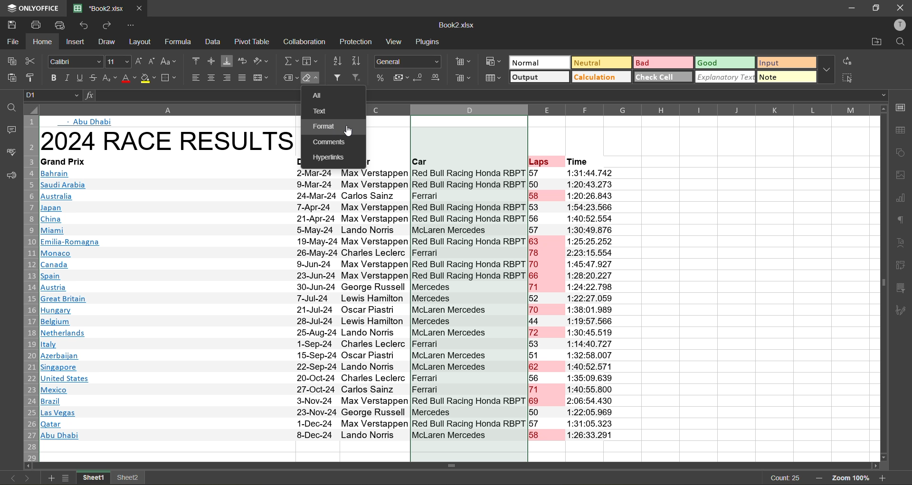 This screenshot has height=485, width=912. Describe the element at coordinates (327, 196) in the screenshot. I see `Australia 24-Mar-24 Carlos Sainz  |Ferrari 158 1:20:26.843` at that location.